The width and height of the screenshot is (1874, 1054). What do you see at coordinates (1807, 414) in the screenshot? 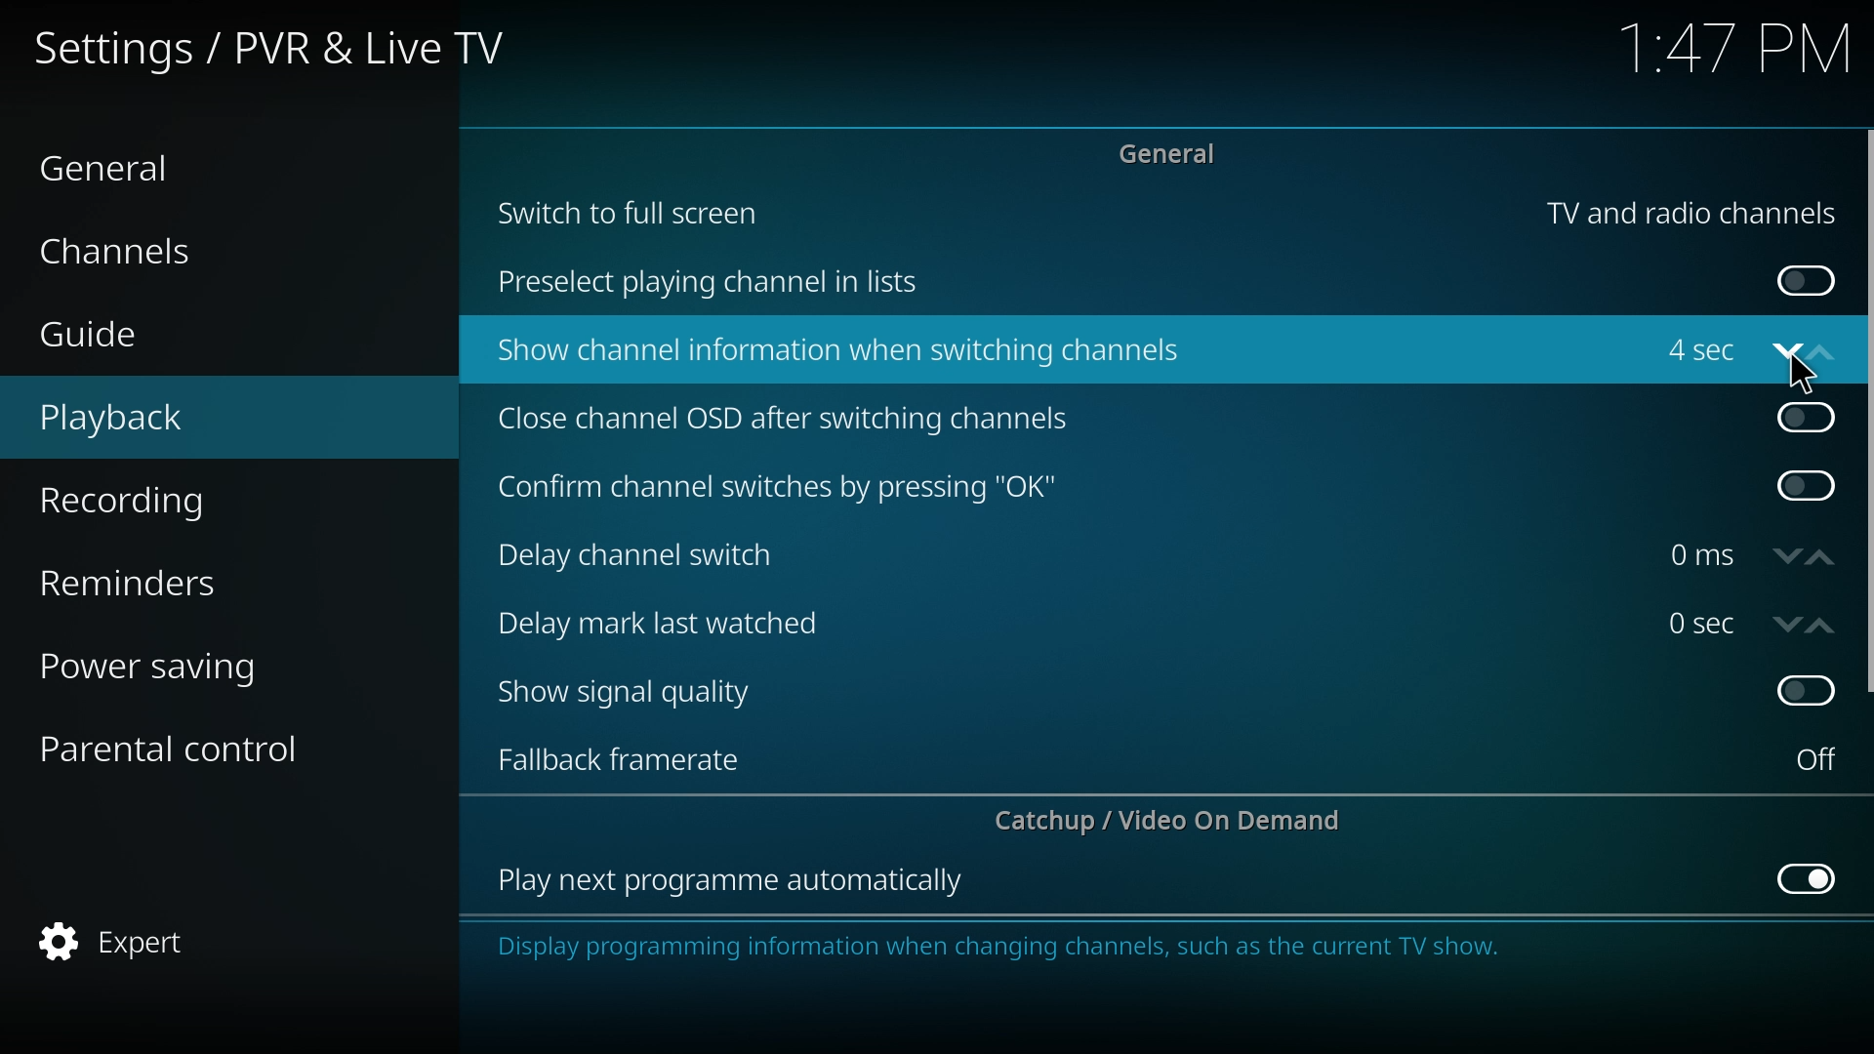
I see `off` at bounding box center [1807, 414].